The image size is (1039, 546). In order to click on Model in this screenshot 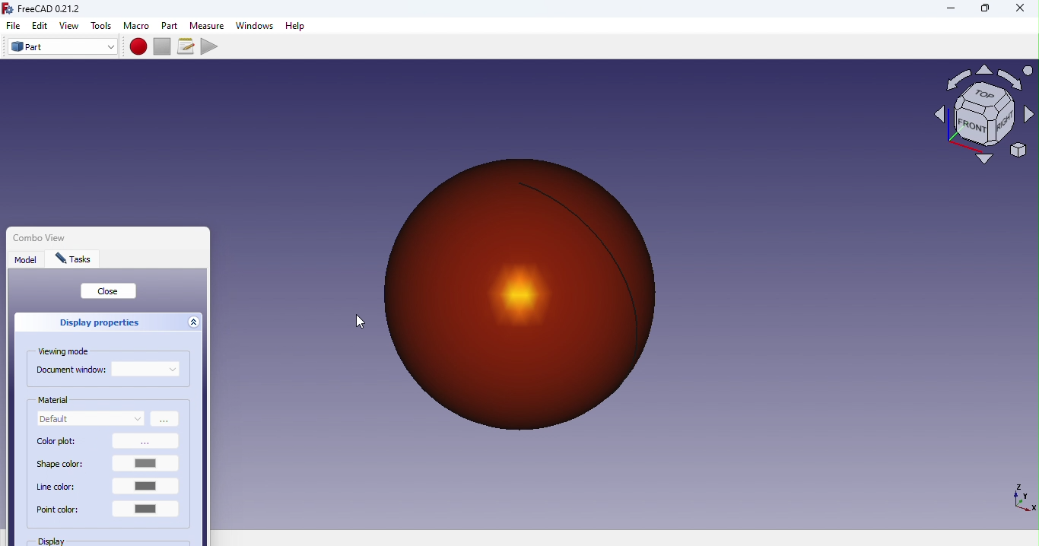, I will do `click(27, 262)`.